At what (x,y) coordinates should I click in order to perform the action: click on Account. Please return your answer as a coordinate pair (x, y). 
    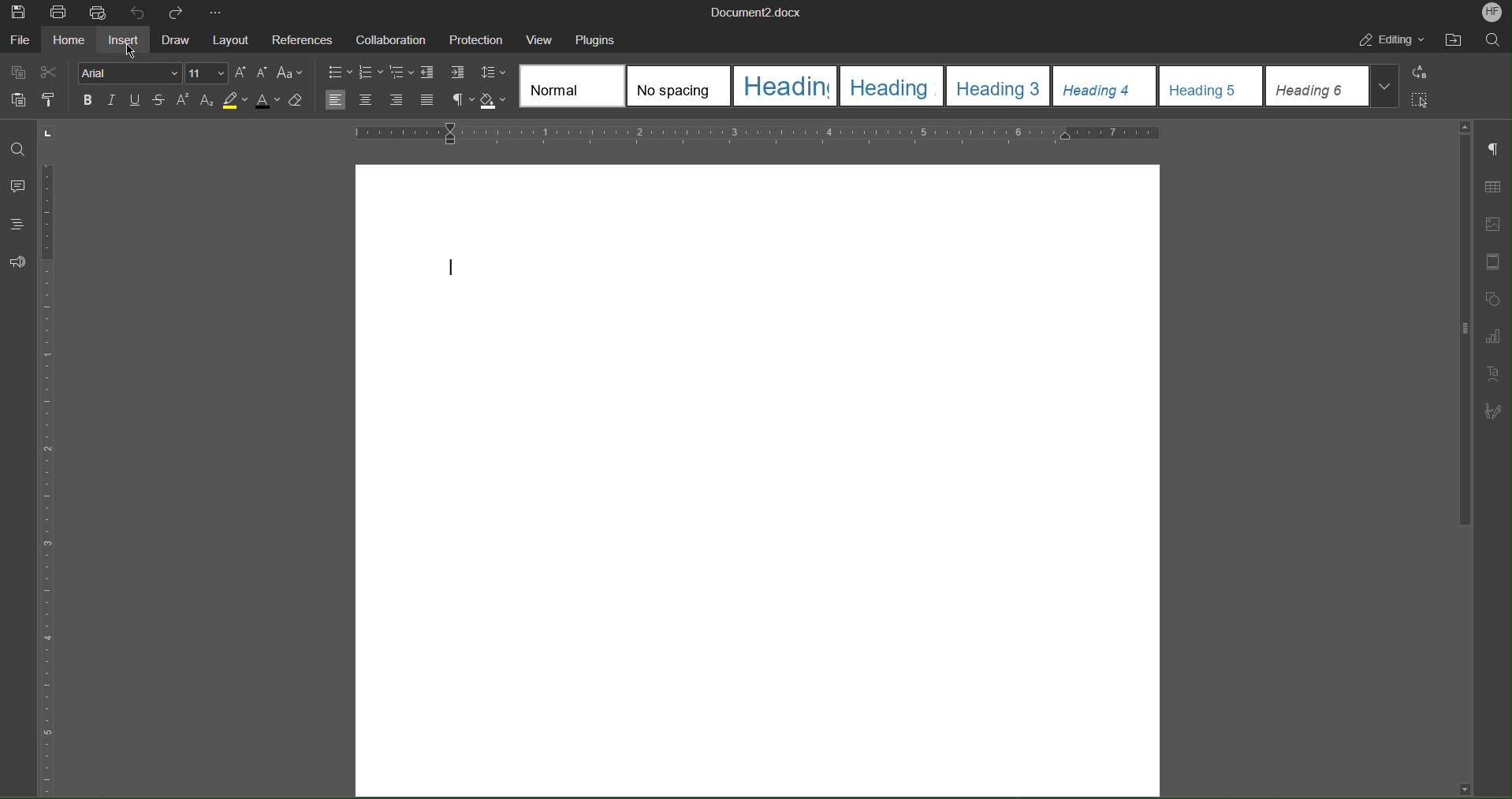
    Looking at the image, I should click on (1492, 13).